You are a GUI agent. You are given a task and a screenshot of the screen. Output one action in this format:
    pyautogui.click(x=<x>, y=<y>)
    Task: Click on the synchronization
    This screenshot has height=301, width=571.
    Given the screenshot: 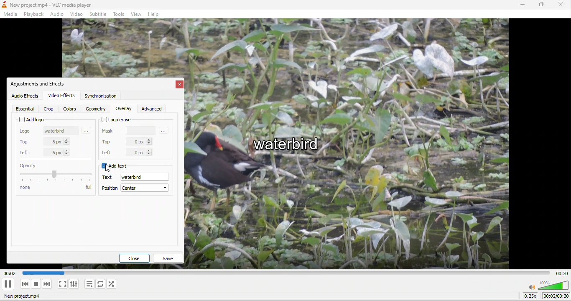 What is the action you would take?
    pyautogui.click(x=101, y=97)
    